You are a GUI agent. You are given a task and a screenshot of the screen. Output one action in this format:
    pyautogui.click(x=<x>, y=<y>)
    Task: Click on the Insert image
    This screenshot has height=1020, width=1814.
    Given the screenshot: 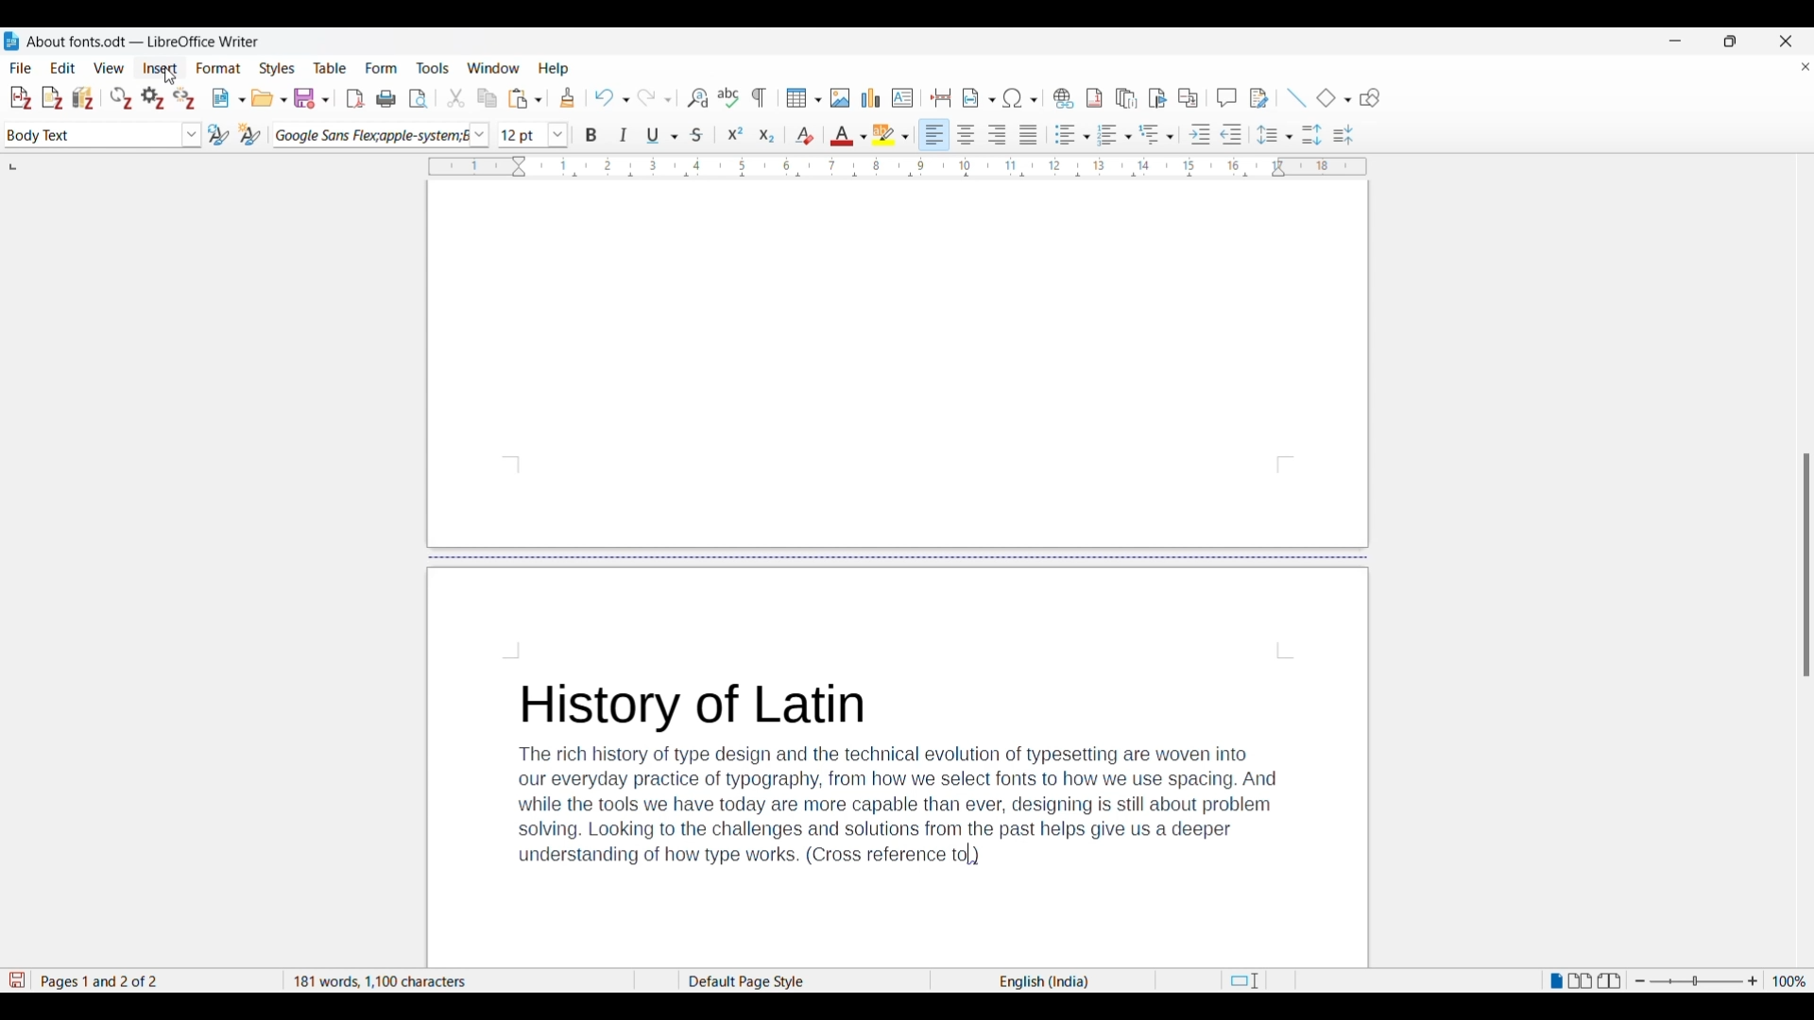 What is the action you would take?
    pyautogui.click(x=840, y=98)
    